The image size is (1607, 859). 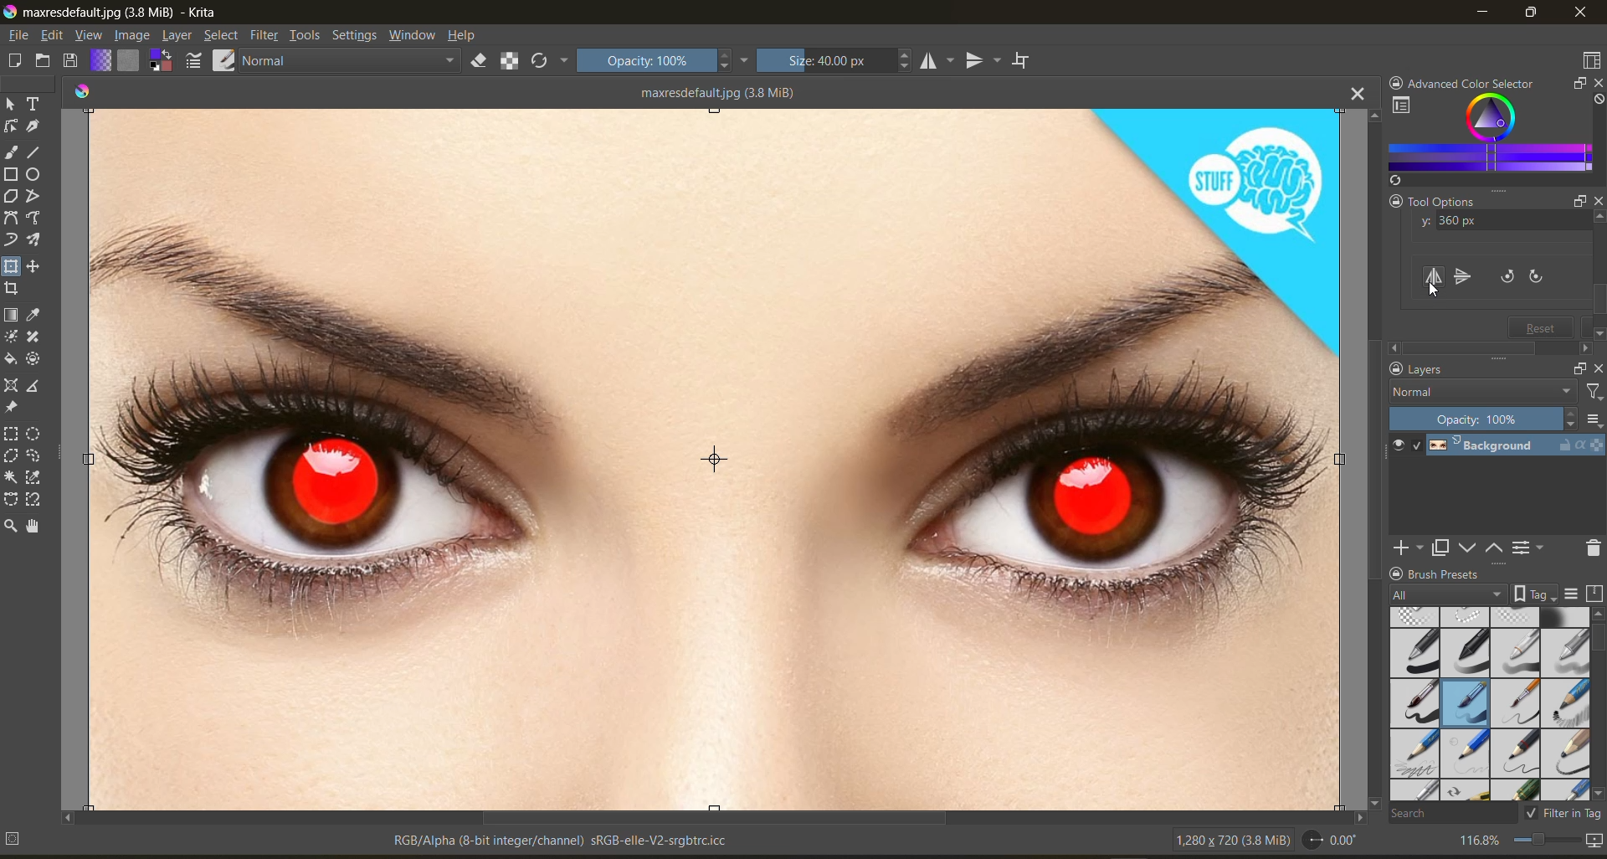 I want to click on image metadata, so click(x=1230, y=843).